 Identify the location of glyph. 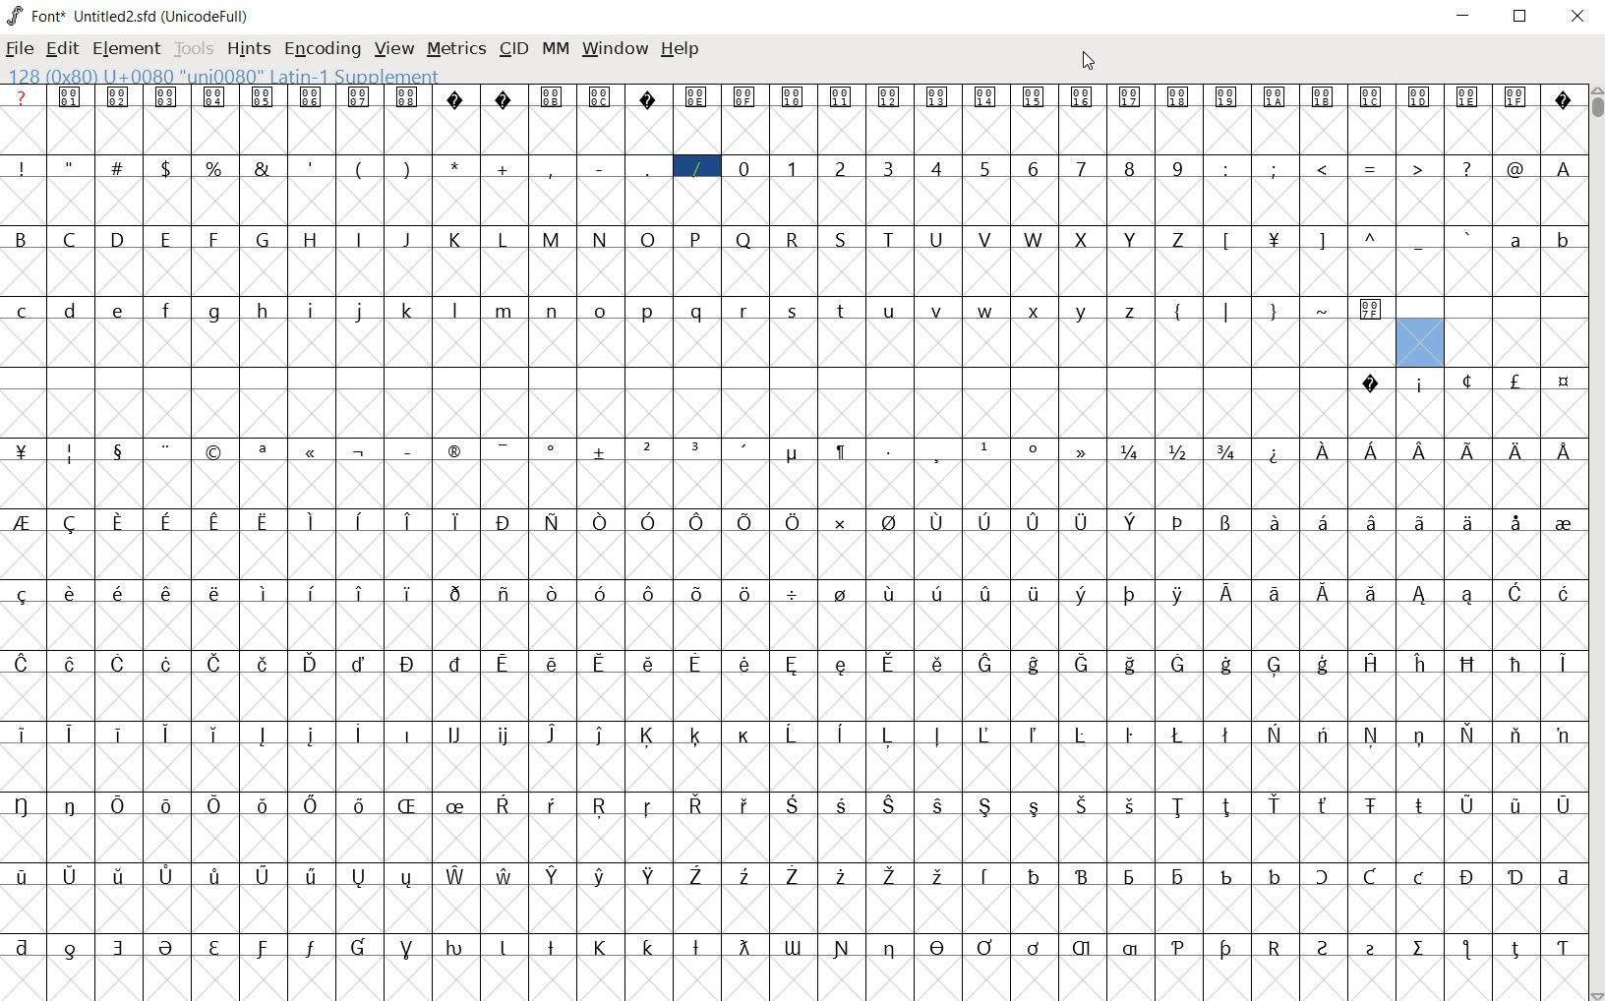
(1226, 451).